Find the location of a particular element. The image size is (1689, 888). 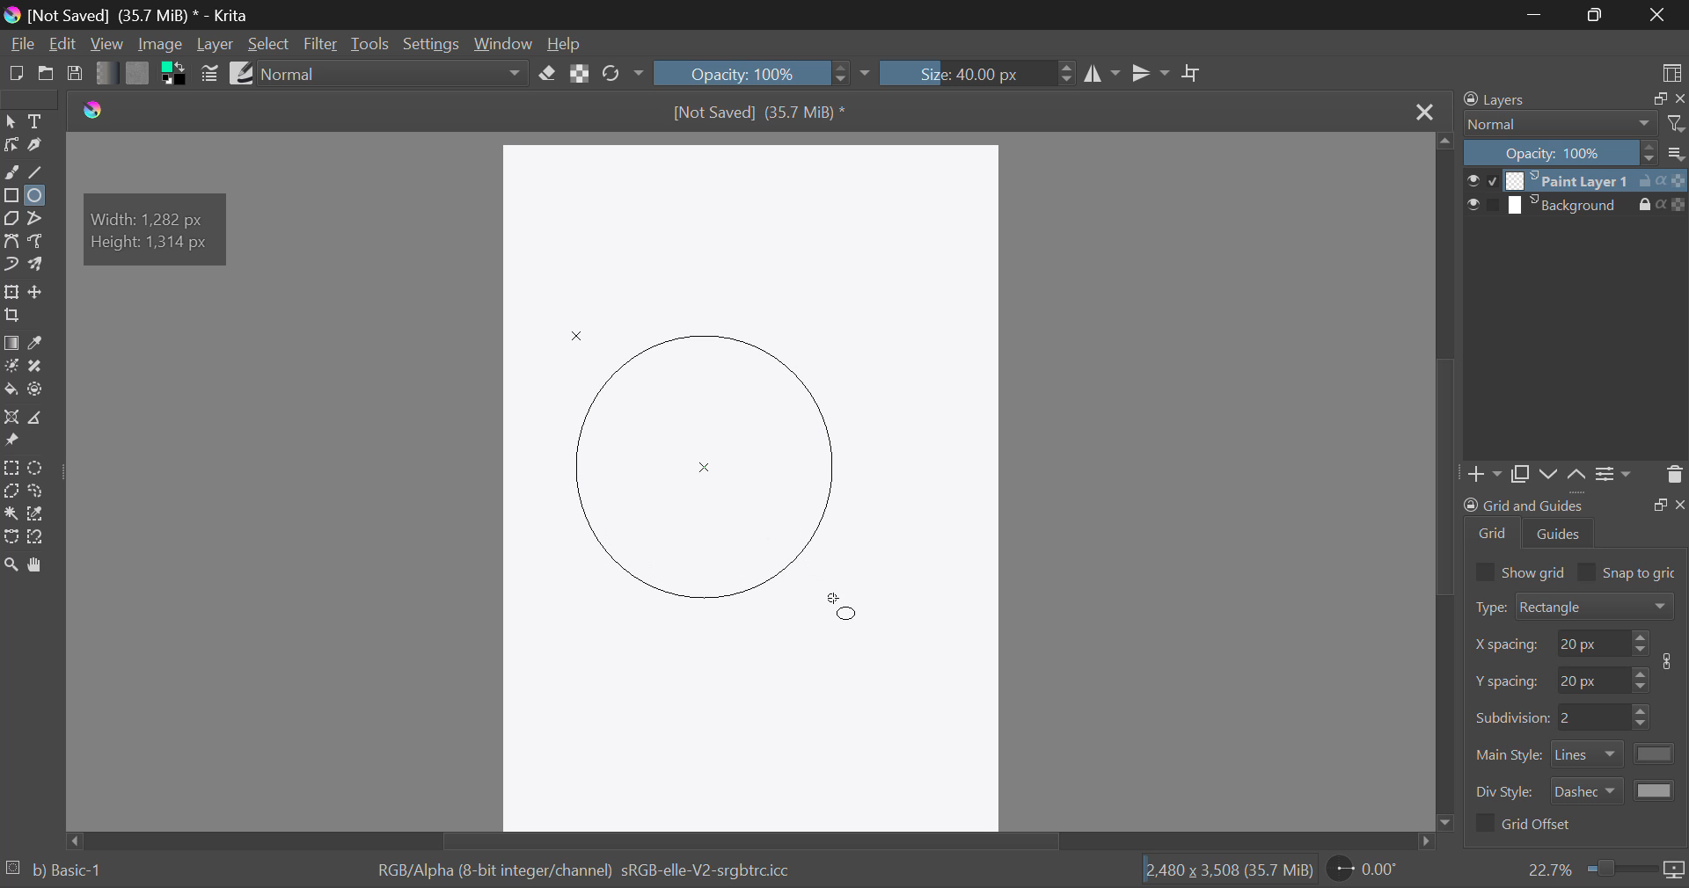

Mock Shape Generated is located at coordinates (706, 455).